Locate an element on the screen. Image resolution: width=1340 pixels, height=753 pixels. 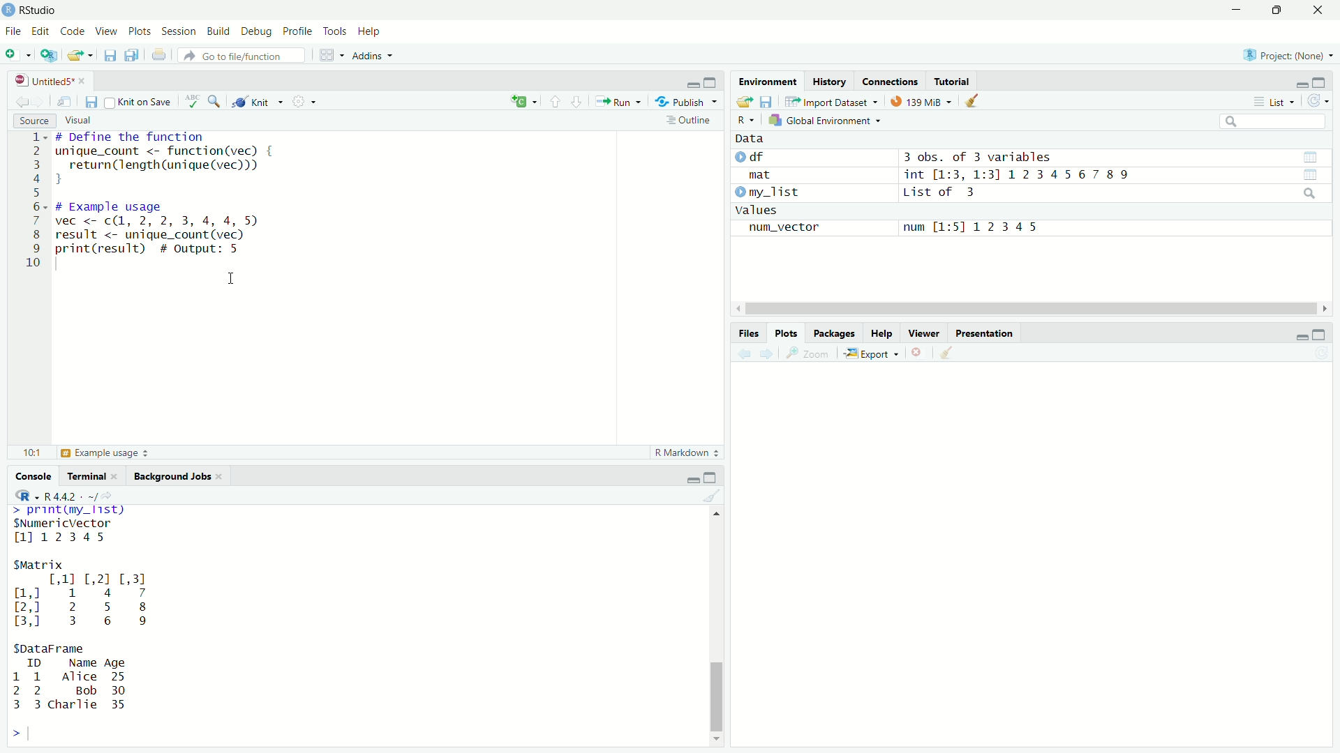
search is located at coordinates (1309, 193).